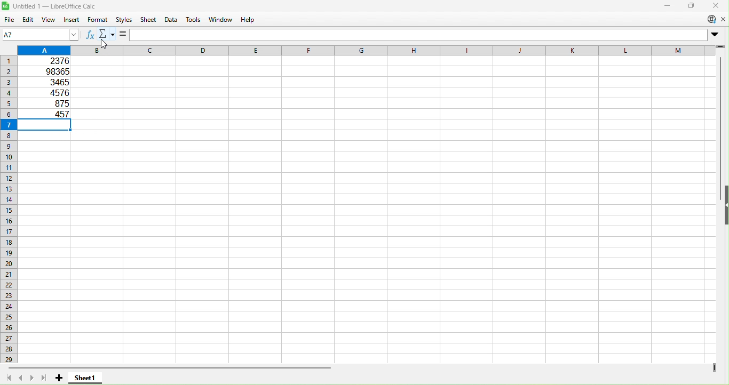 This screenshot has height=385, width=729. Describe the element at coordinates (22, 34) in the screenshot. I see `Cell name A7` at that location.